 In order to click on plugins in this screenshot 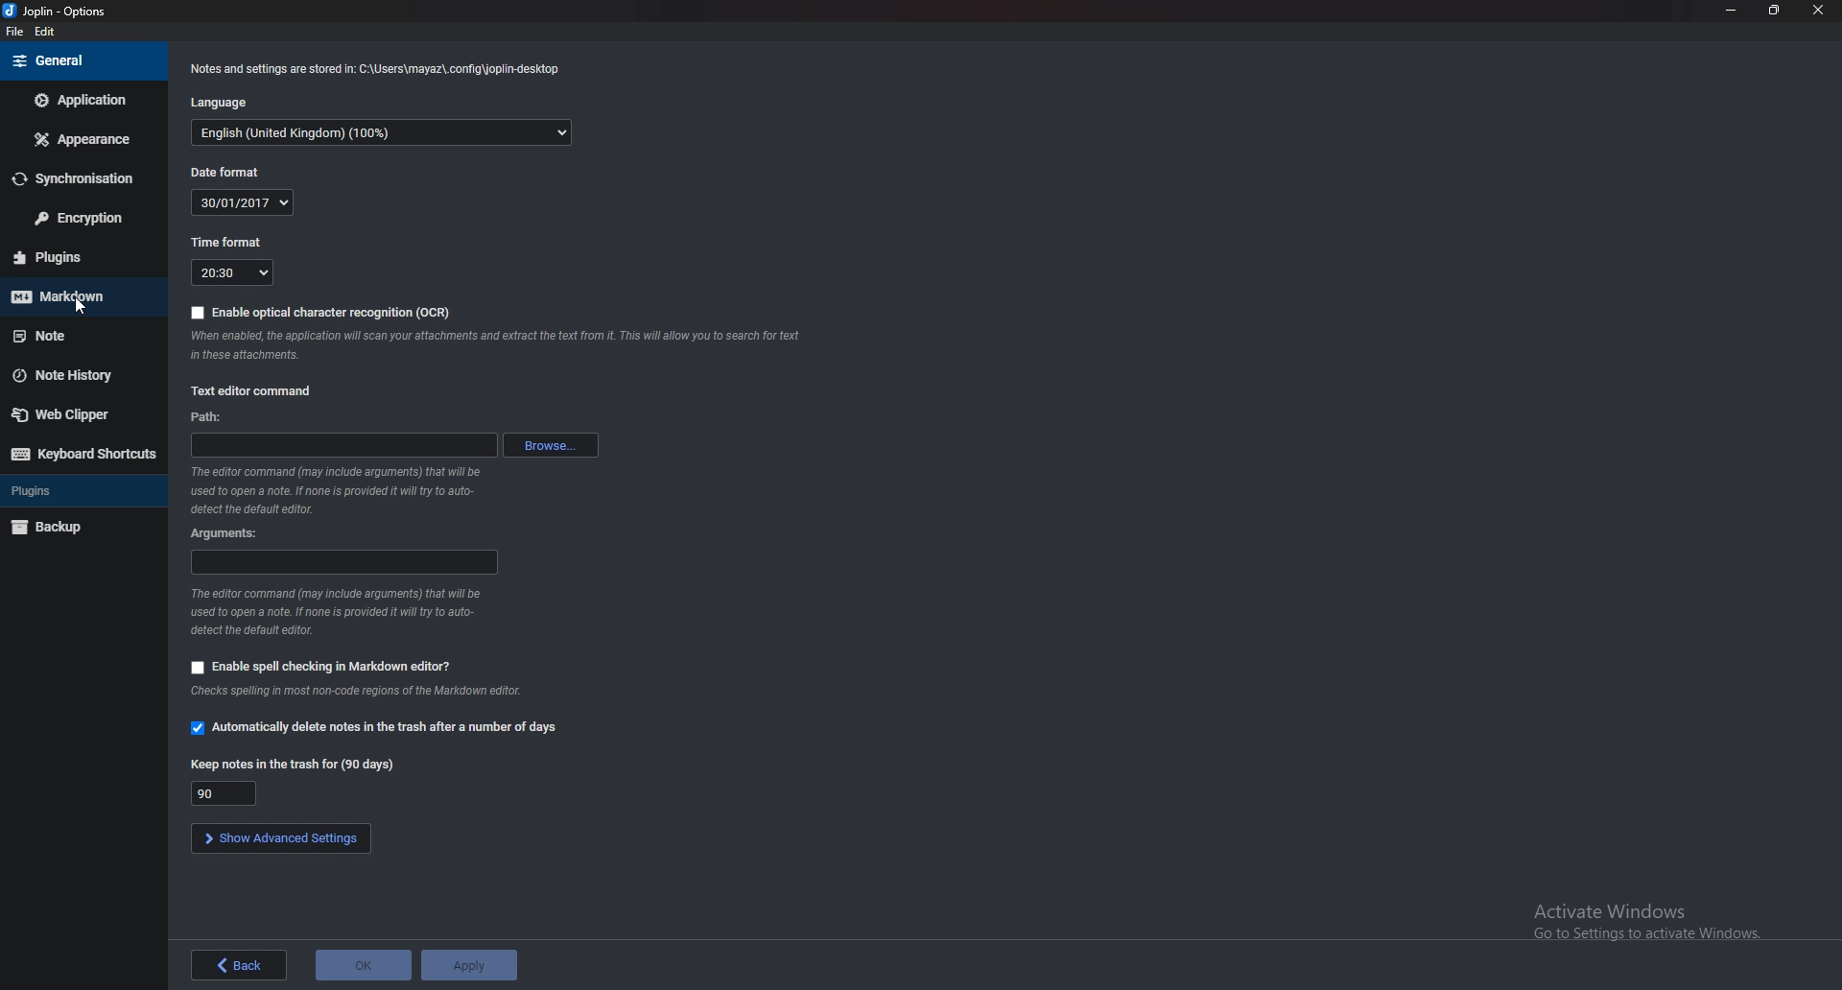, I will do `click(83, 491)`.